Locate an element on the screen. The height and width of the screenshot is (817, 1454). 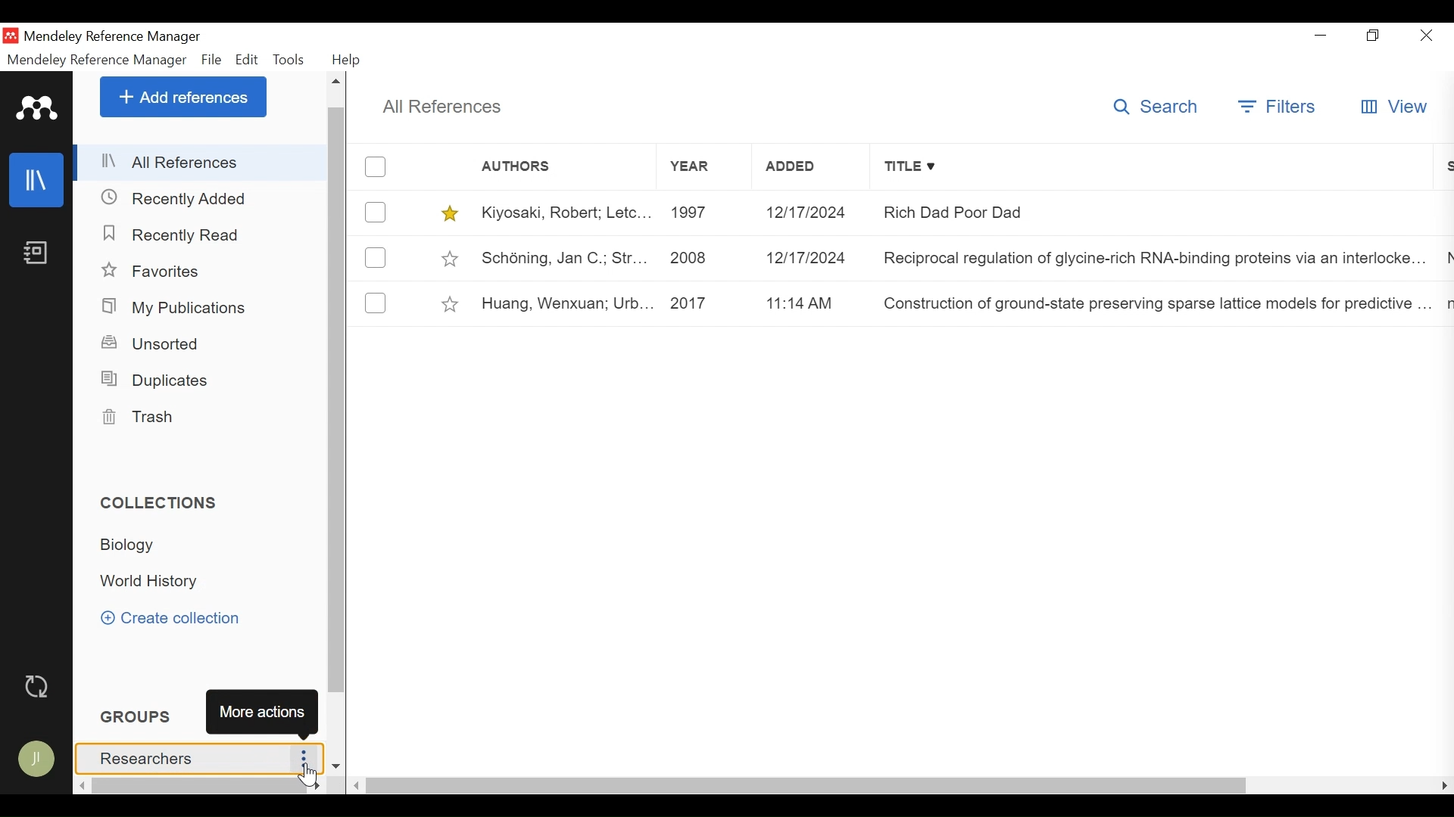
Avatar is located at coordinates (38, 760).